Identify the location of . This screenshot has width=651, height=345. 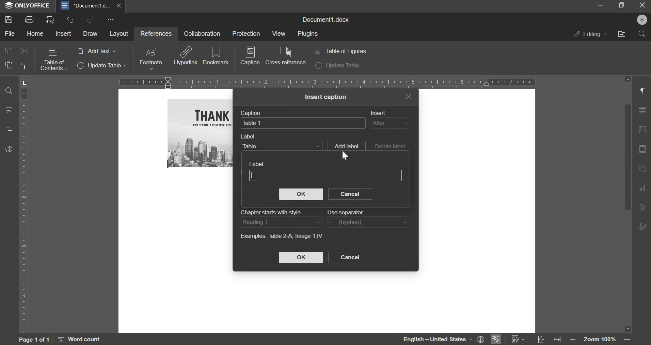
(345, 157).